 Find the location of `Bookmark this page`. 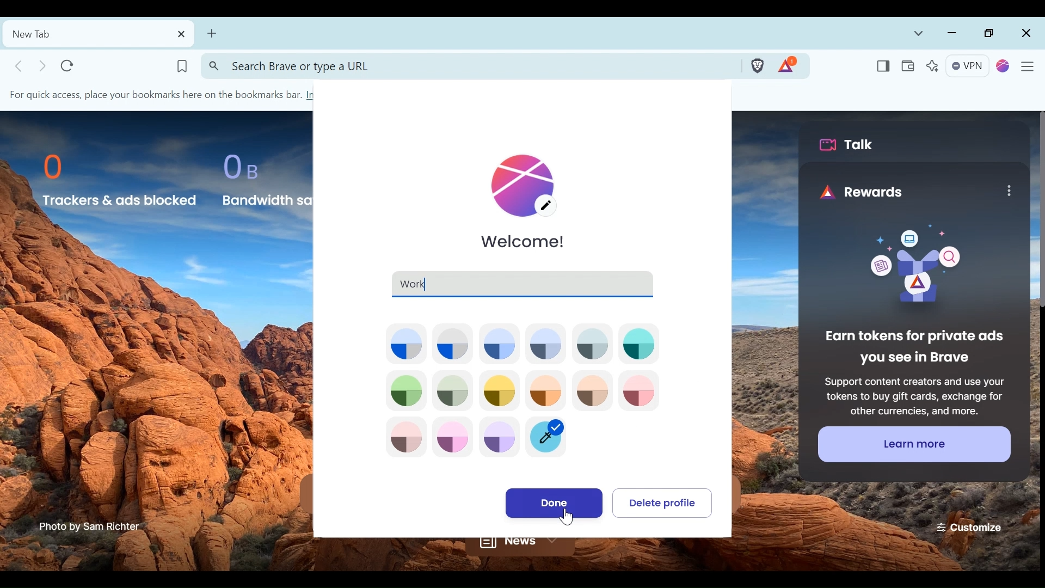

Bookmark this page is located at coordinates (182, 65).